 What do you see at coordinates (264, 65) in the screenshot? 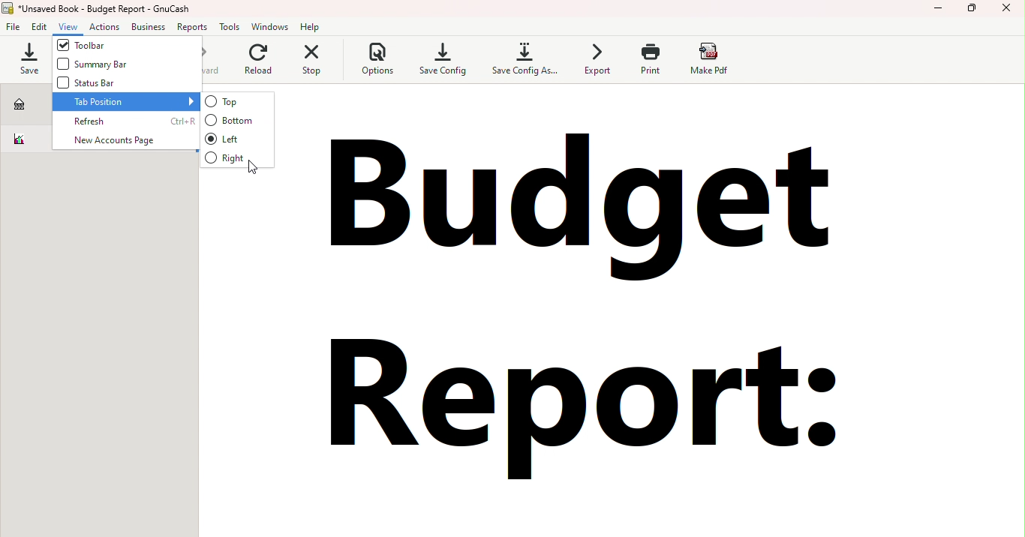
I see `Reload` at bounding box center [264, 65].